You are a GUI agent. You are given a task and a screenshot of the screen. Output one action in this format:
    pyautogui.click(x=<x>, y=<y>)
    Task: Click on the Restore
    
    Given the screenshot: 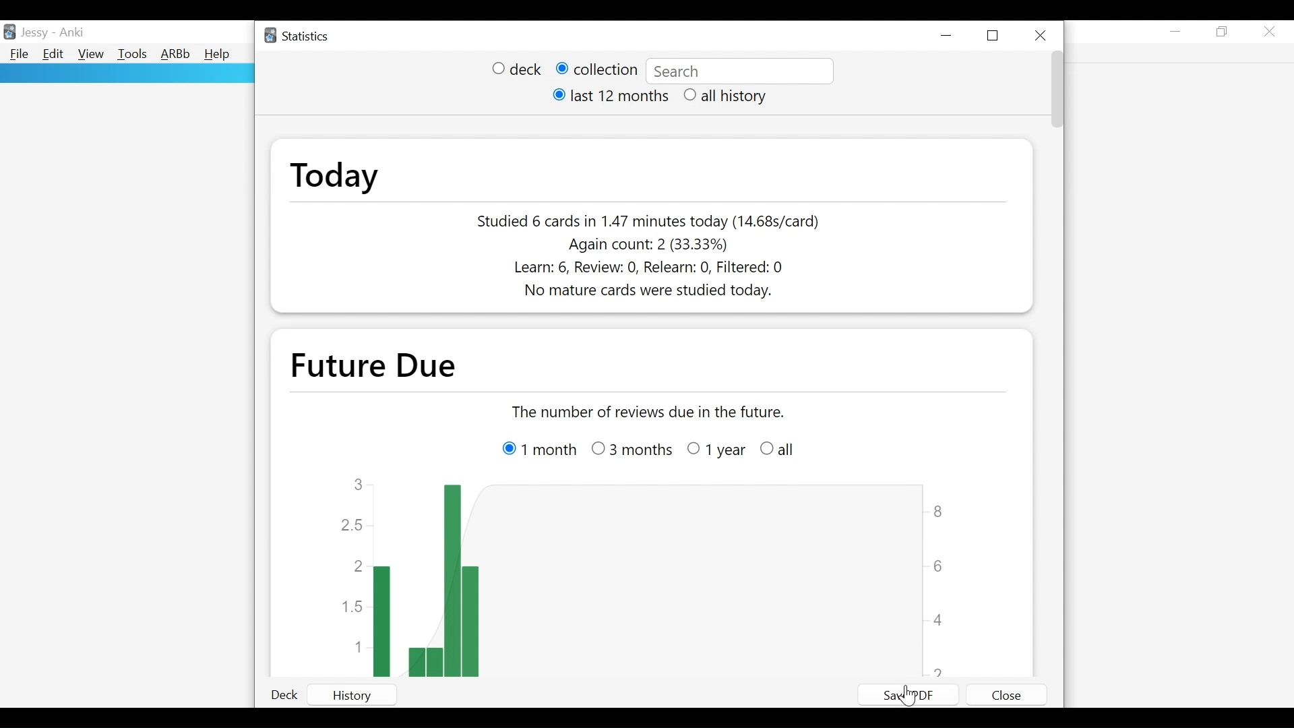 What is the action you would take?
    pyautogui.click(x=1224, y=32)
    